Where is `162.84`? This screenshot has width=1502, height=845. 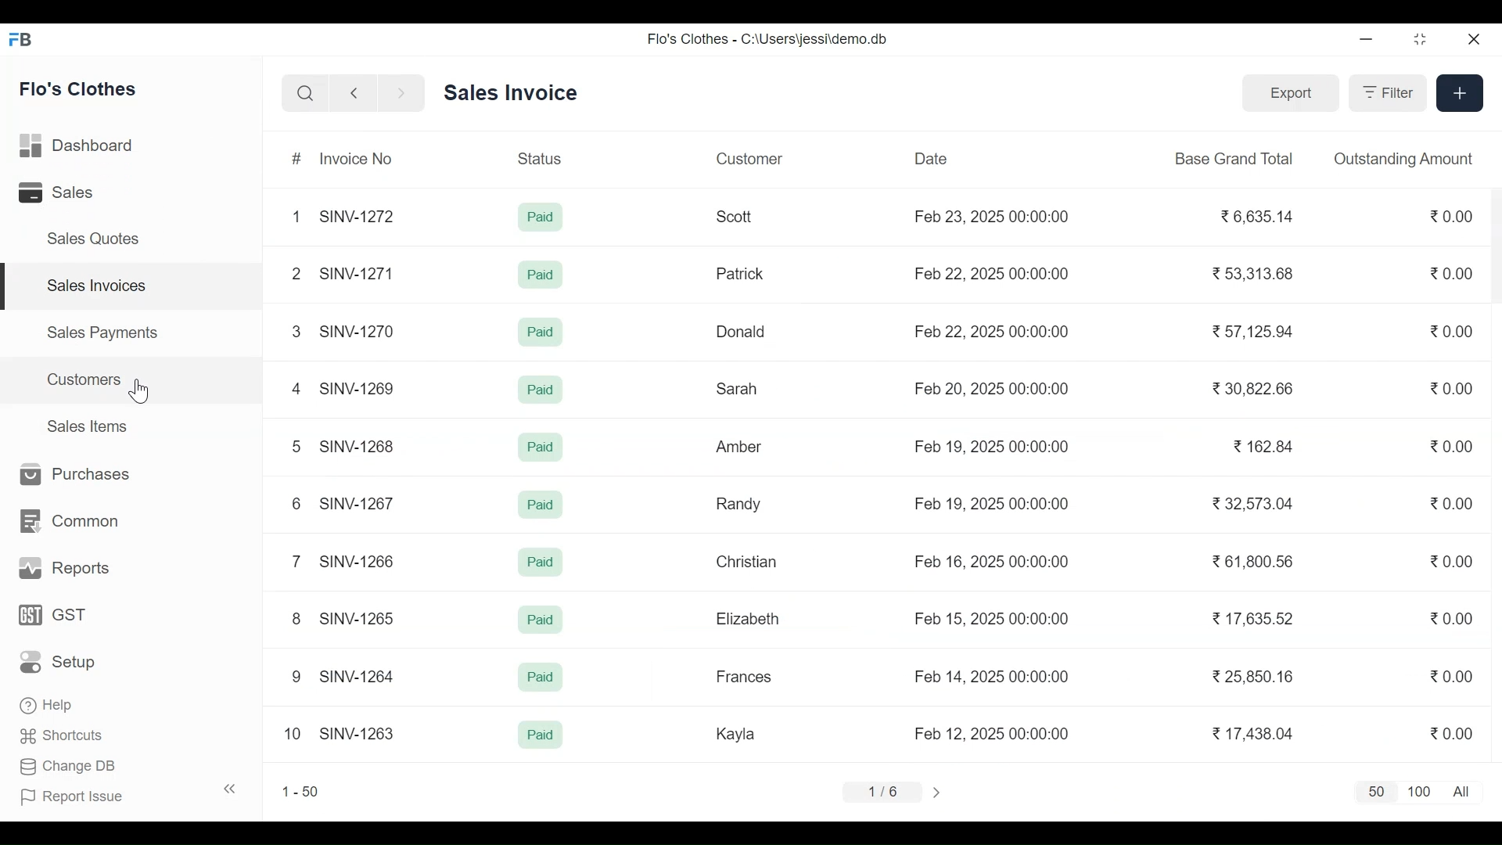
162.84 is located at coordinates (1264, 445).